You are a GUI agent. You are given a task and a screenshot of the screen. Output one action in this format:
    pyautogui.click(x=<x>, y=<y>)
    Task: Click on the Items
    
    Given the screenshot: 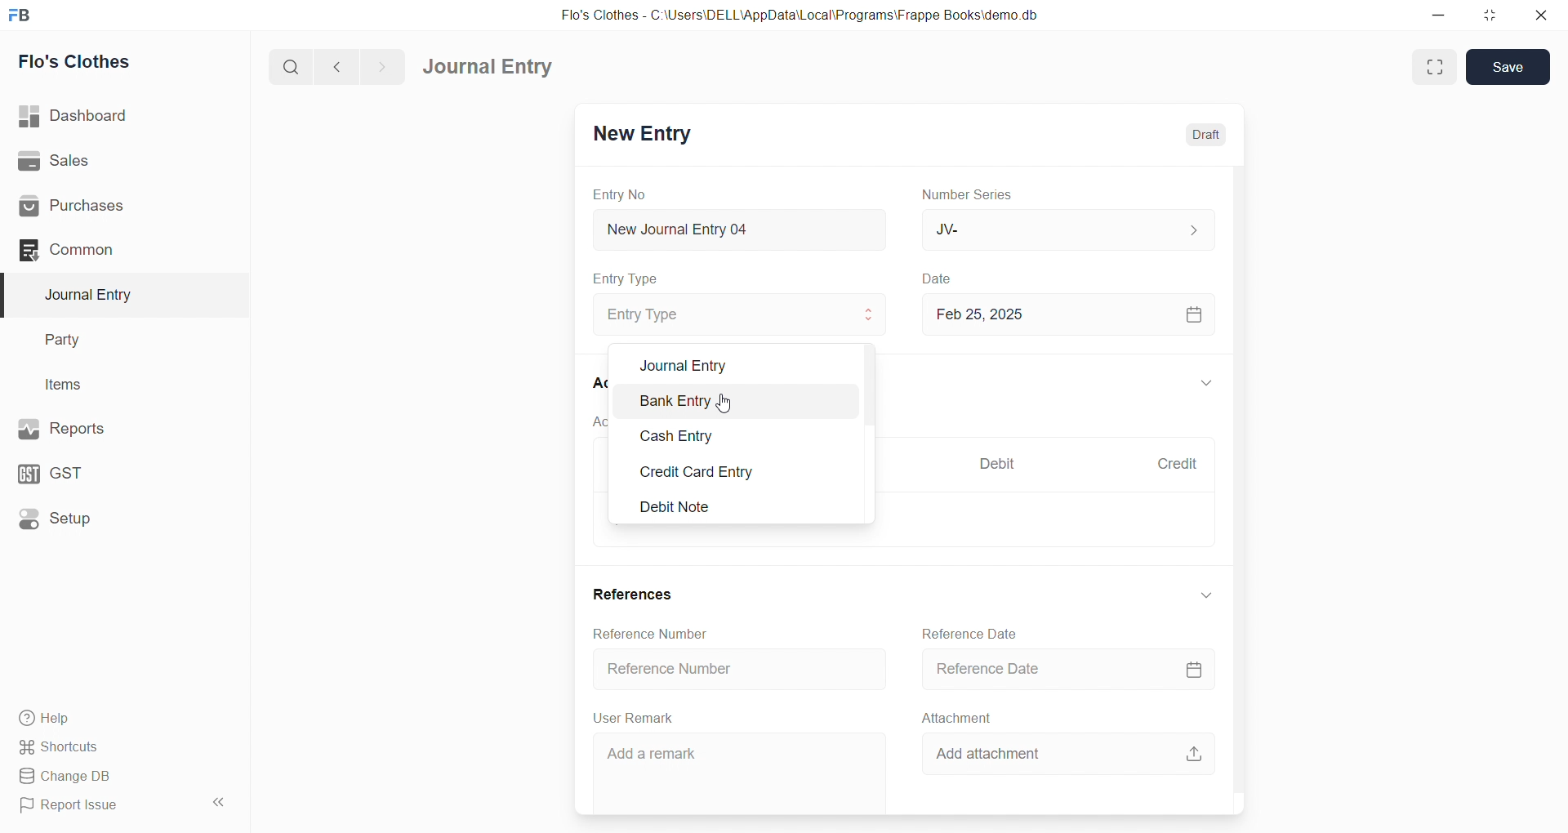 What is the action you would take?
    pyautogui.click(x=113, y=385)
    